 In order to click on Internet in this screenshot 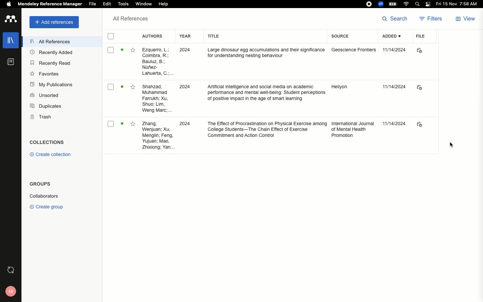, I will do `click(406, 4)`.